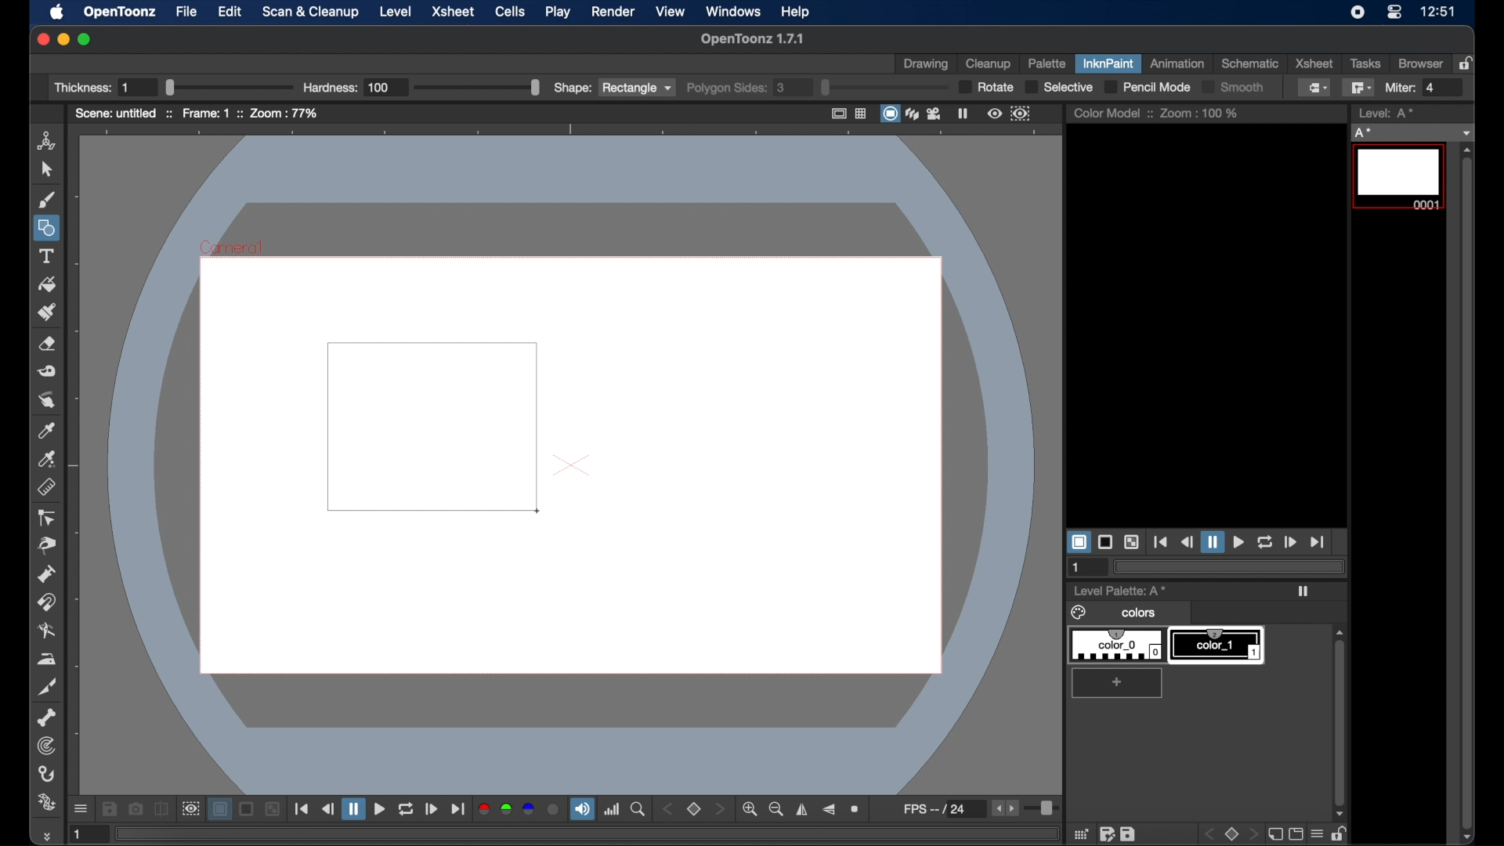  I want to click on shapes, so click(48, 229).